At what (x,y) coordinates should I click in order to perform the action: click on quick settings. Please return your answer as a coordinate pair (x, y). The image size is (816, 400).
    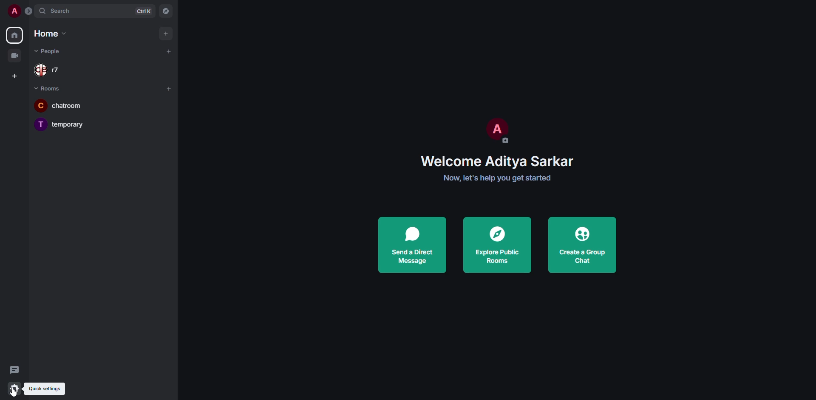
    Looking at the image, I should click on (45, 388).